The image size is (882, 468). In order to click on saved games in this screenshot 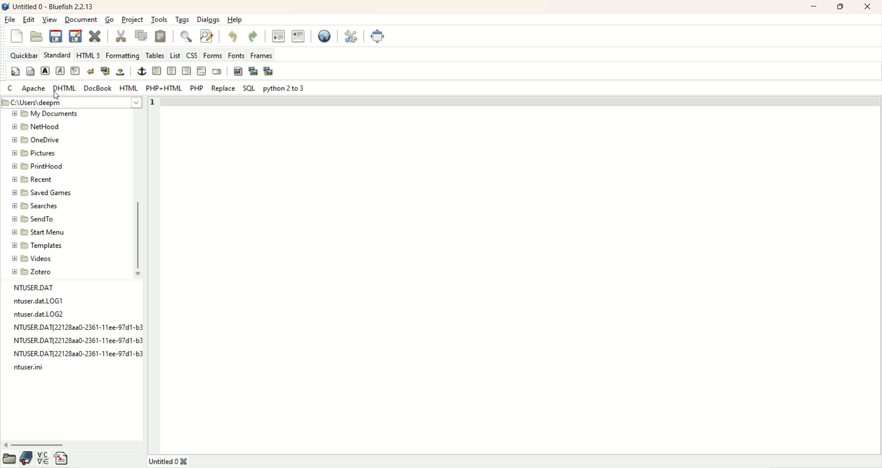, I will do `click(44, 192)`.